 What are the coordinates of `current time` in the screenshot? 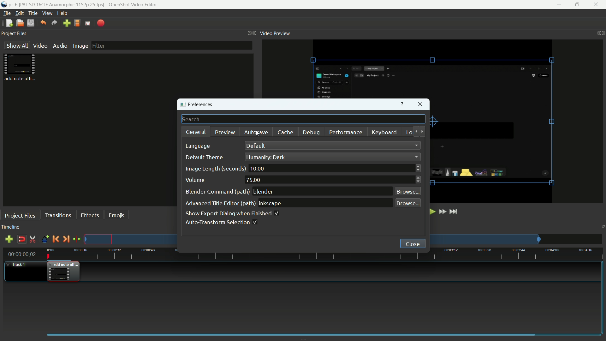 It's located at (22, 254).